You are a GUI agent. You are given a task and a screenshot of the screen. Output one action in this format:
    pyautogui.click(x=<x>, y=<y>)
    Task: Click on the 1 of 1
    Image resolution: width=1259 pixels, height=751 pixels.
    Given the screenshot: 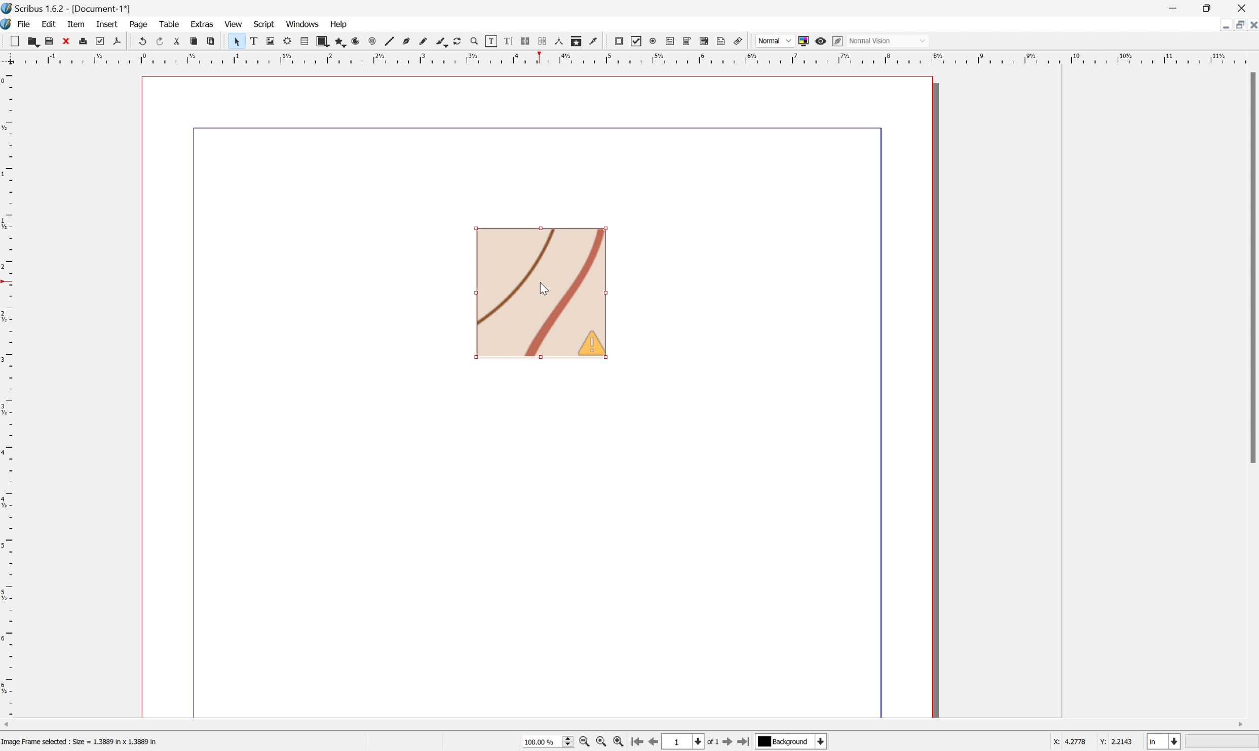 What is the action you would take?
    pyautogui.click(x=693, y=741)
    